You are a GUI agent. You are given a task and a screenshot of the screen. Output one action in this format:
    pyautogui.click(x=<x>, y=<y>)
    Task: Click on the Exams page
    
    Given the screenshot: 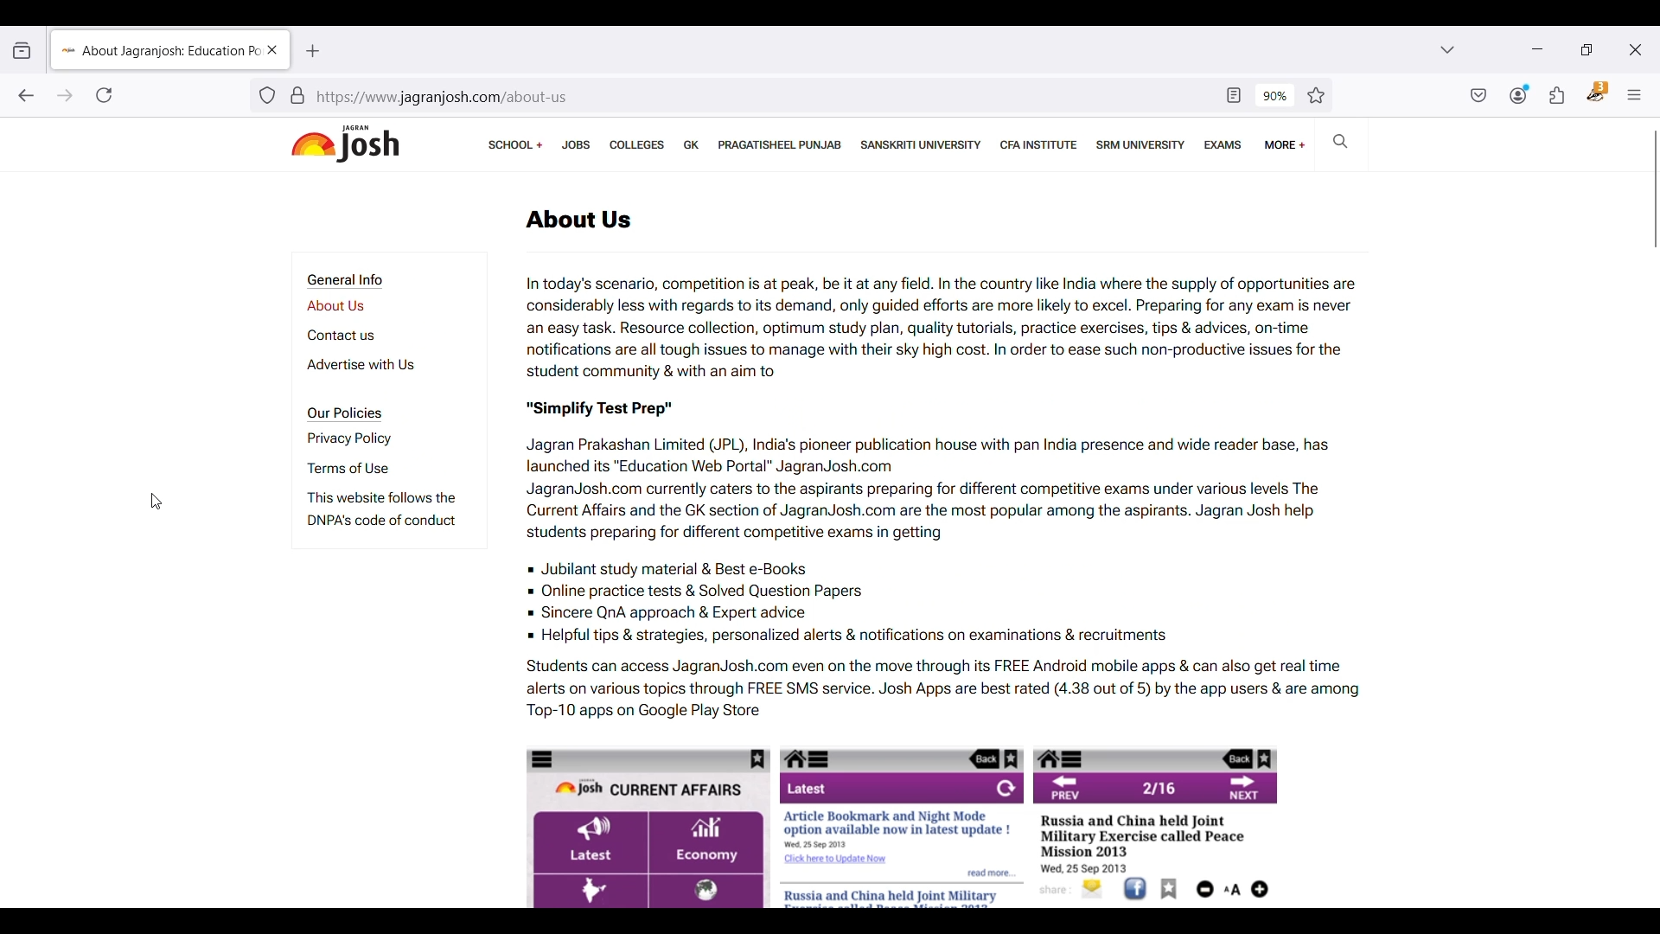 What is the action you would take?
    pyautogui.click(x=1223, y=144)
    